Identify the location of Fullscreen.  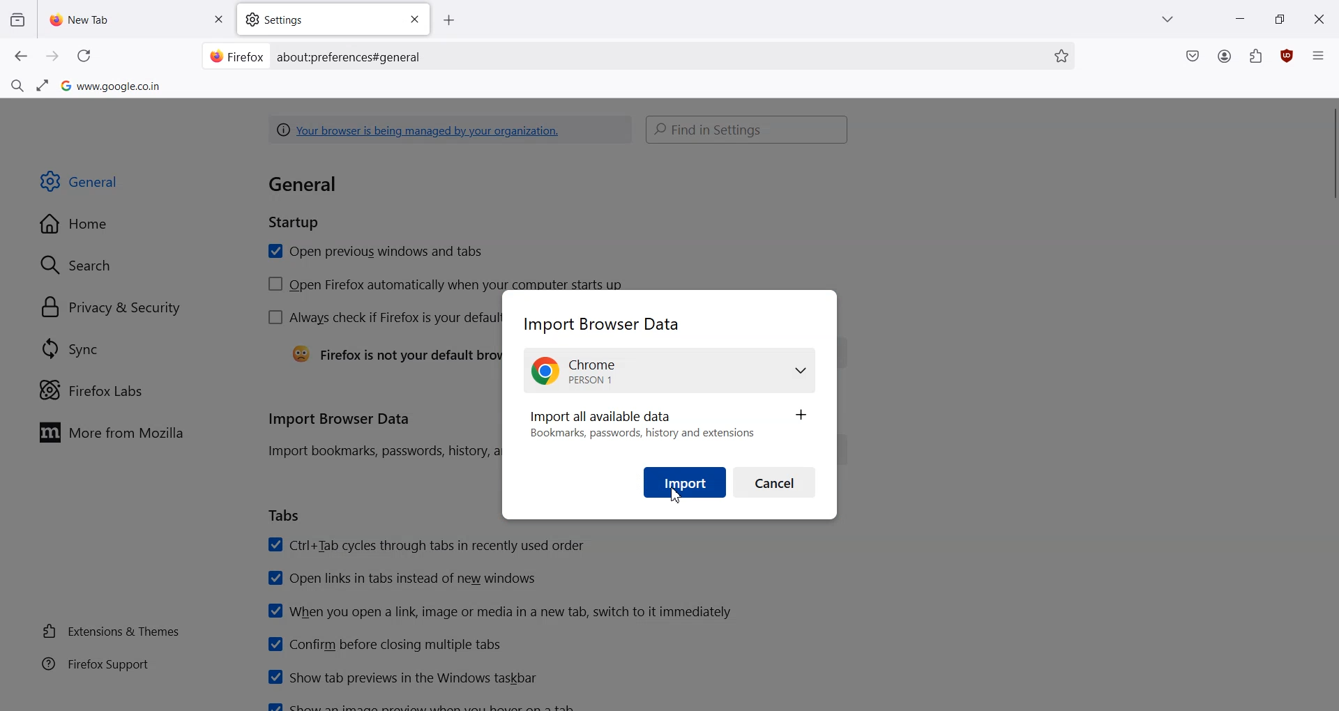
(43, 84).